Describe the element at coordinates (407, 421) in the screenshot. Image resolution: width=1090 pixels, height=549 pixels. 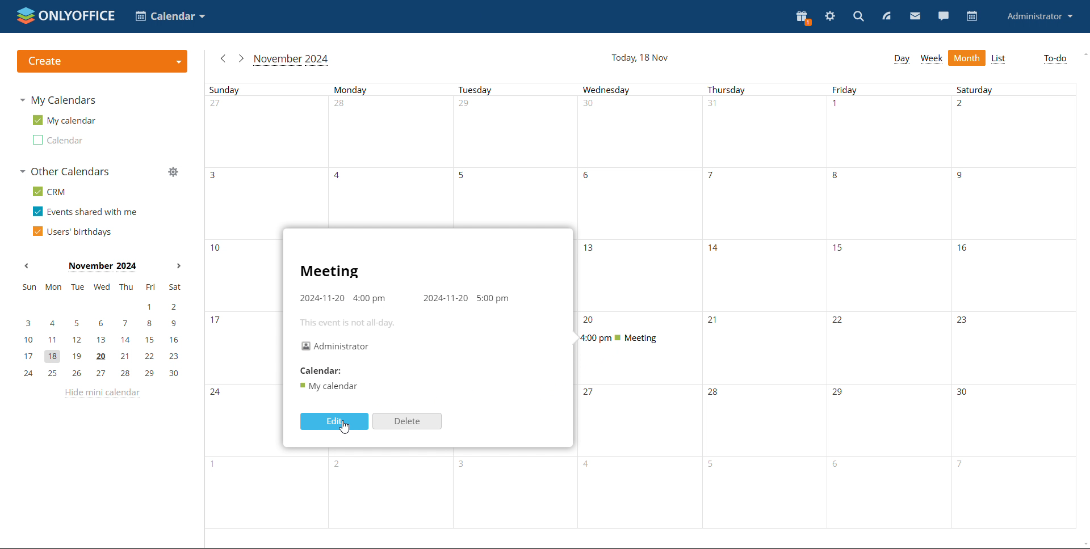
I see `delete` at that location.